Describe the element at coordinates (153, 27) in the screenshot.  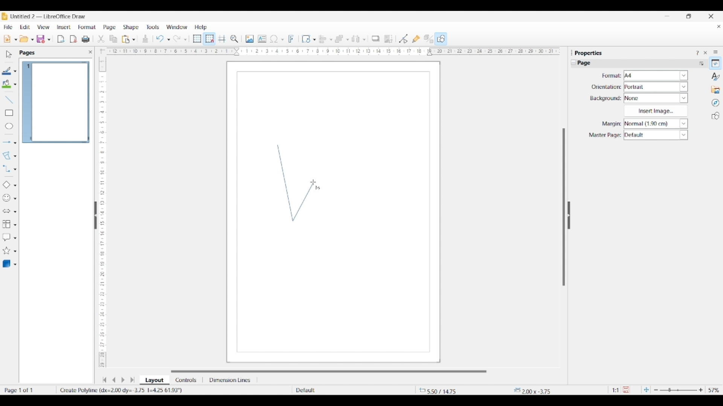
I see `Tools` at that location.